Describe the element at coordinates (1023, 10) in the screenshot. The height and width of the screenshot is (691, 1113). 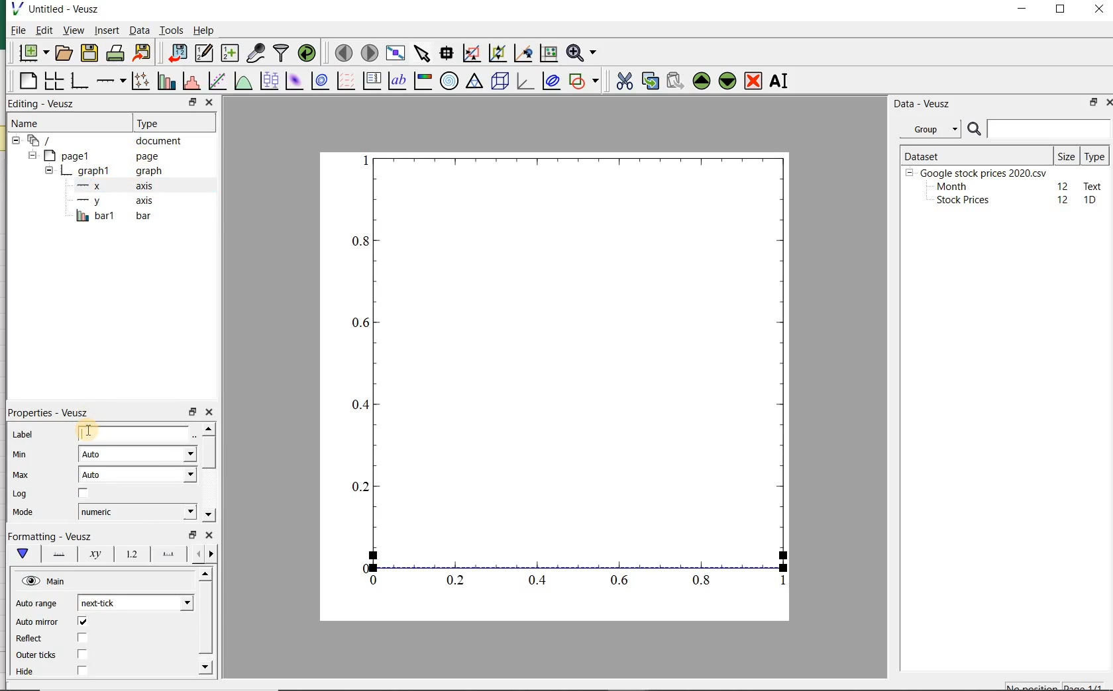
I see `minimize` at that location.